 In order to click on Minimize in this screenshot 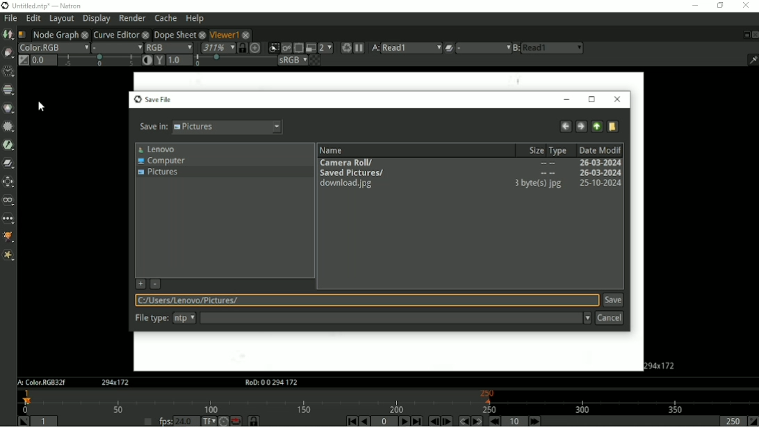, I will do `click(695, 6)`.